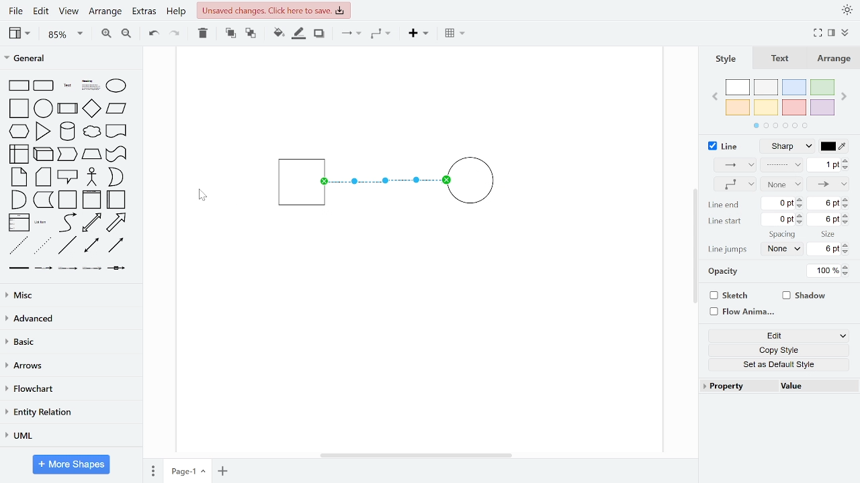 The image size is (860, 483). What do you see at coordinates (20, 155) in the screenshot?
I see `internal storage` at bounding box center [20, 155].